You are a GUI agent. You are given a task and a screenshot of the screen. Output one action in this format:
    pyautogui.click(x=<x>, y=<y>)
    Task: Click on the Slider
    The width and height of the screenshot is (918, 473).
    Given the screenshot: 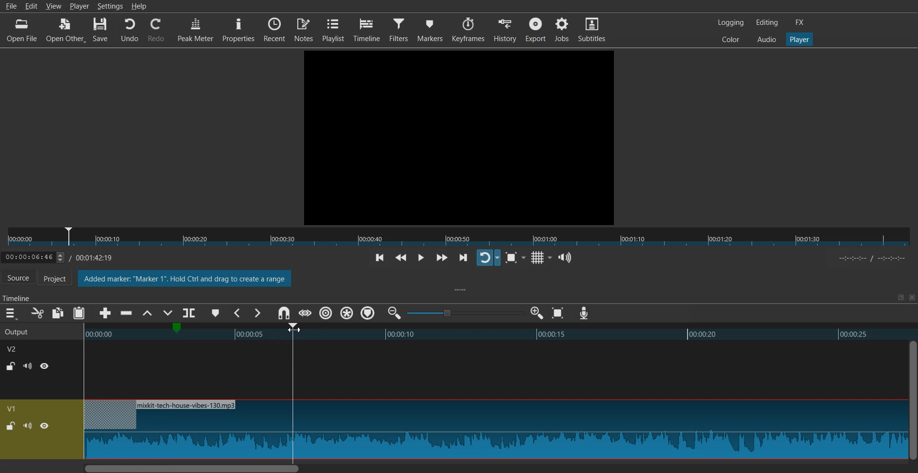 What is the action you would take?
    pyautogui.click(x=459, y=237)
    